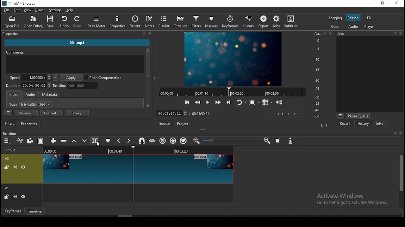 This screenshot has height=227, width=405. I want to click on Zoom slider, so click(231, 141).